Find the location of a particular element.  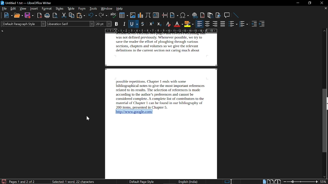

eraser is located at coordinates (168, 24).